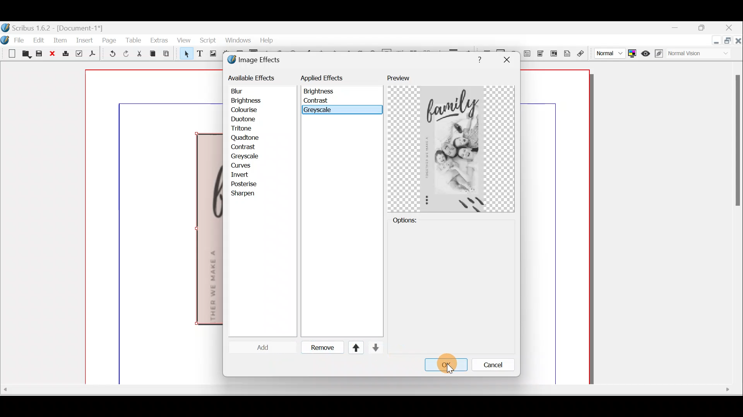 The width and height of the screenshot is (743, 417). What do you see at coordinates (66, 56) in the screenshot?
I see `Print` at bounding box center [66, 56].